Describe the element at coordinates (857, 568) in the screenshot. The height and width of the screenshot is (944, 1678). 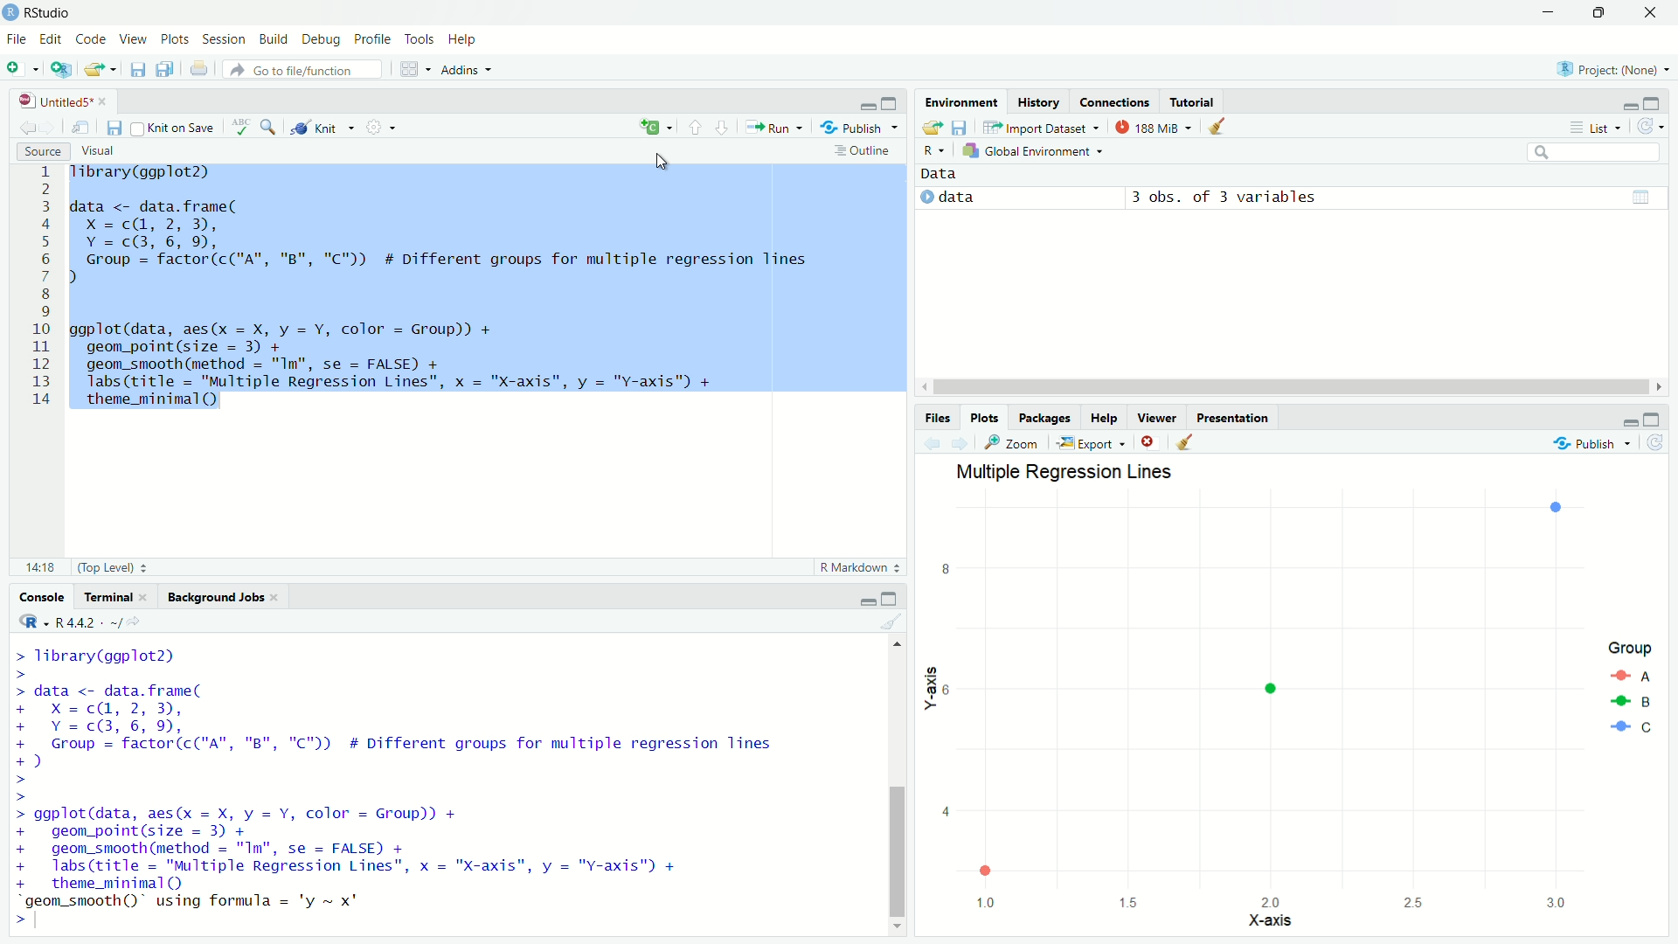
I see `R Markdown` at that location.